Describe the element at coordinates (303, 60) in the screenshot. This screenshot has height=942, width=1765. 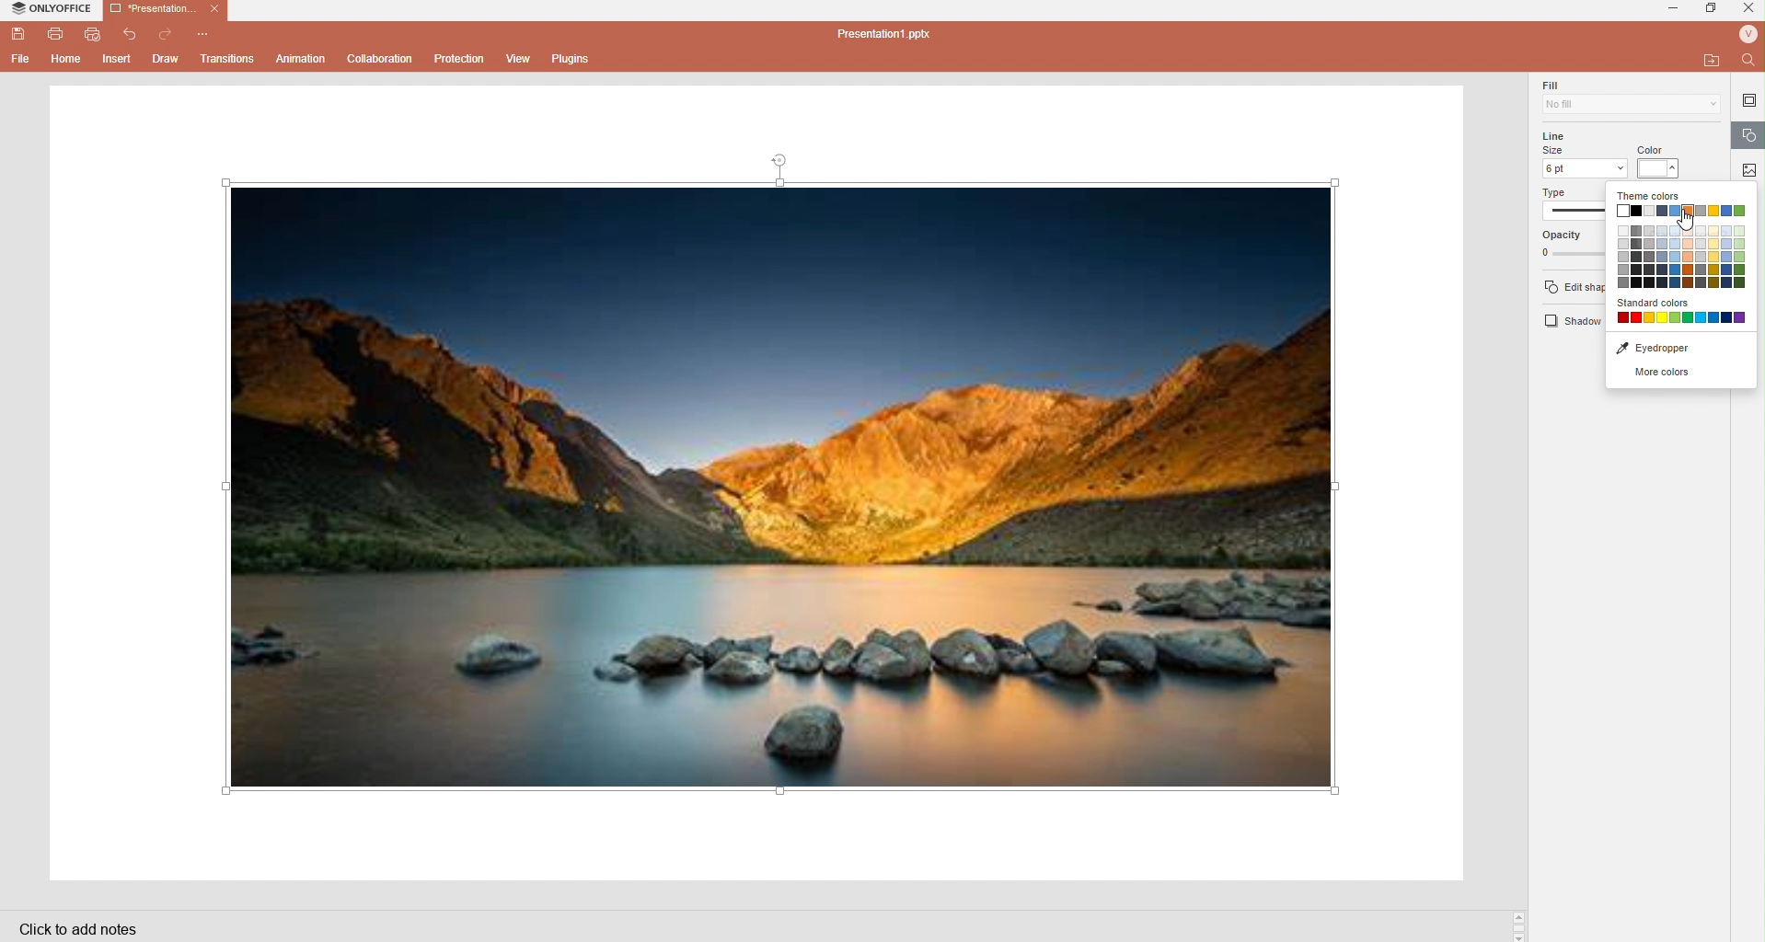
I see `Animation` at that location.